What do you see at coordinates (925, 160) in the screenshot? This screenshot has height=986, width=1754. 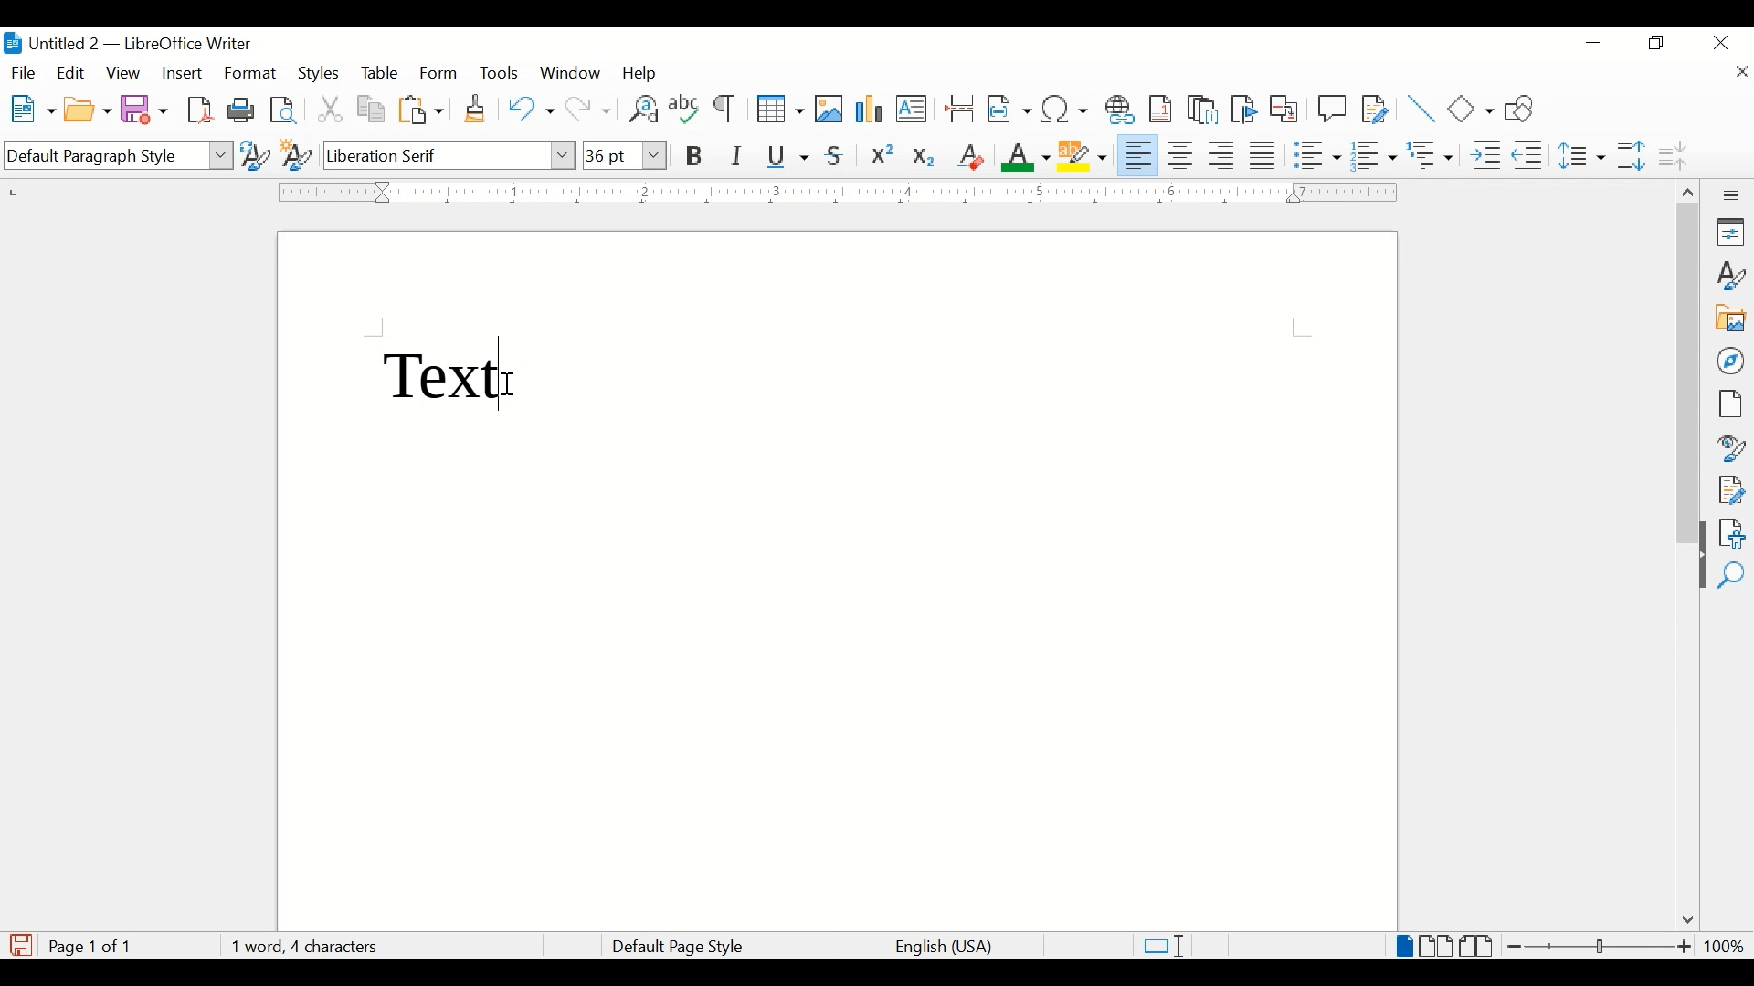 I see `subscript` at bounding box center [925, 160].